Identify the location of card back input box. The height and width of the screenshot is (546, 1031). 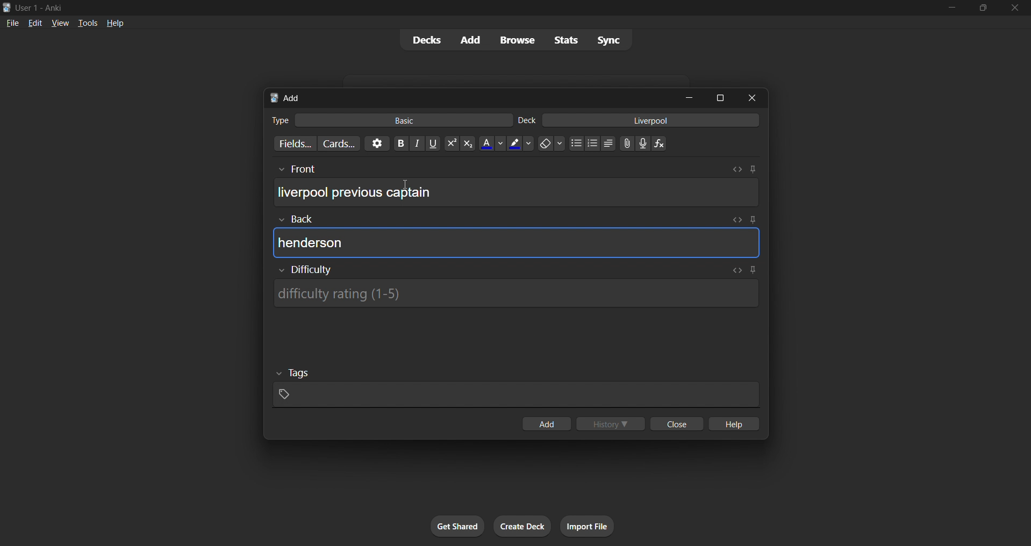
(519, 237).